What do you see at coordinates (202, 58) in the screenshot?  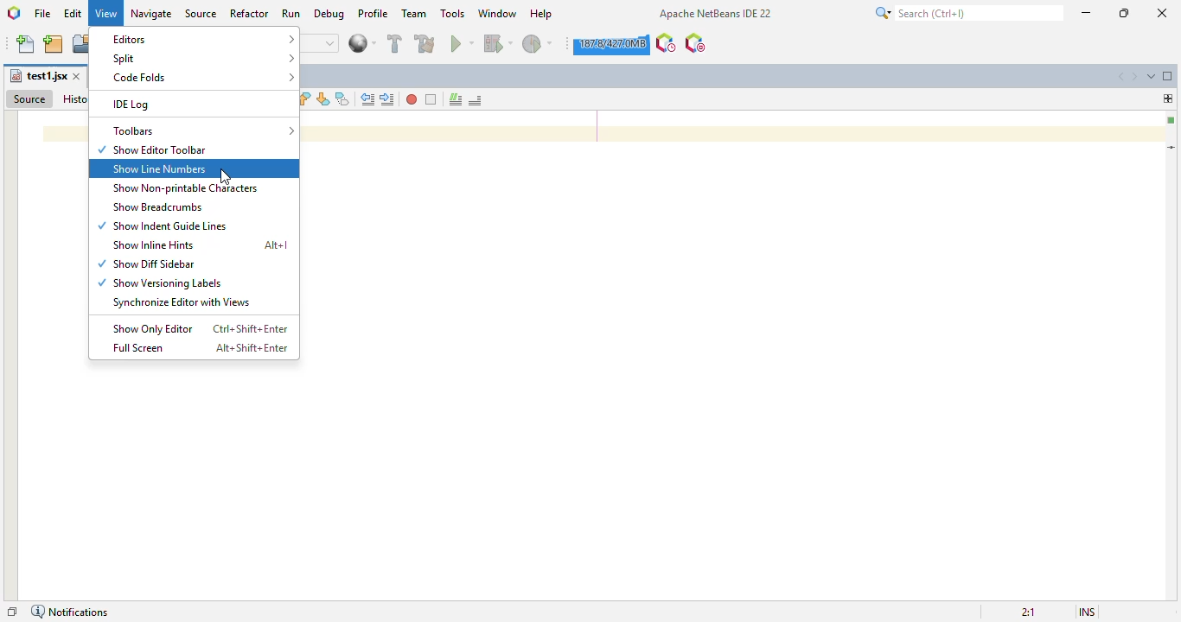 I see `split` at bounding box center [202, 58].